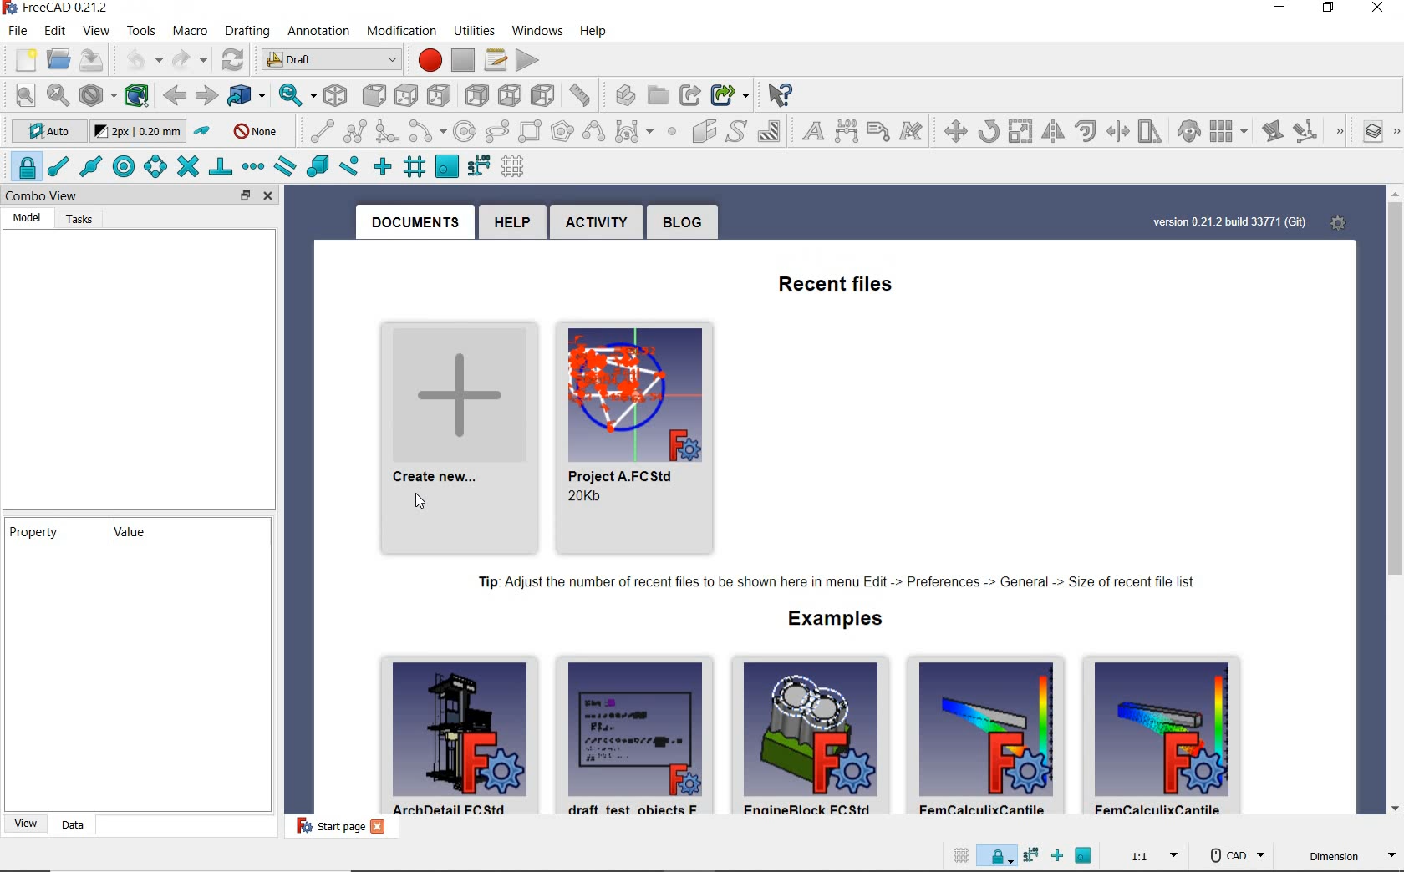  Describe the element at coordinates (475, 28) in the screenshot. I see `Utilities` at that location.